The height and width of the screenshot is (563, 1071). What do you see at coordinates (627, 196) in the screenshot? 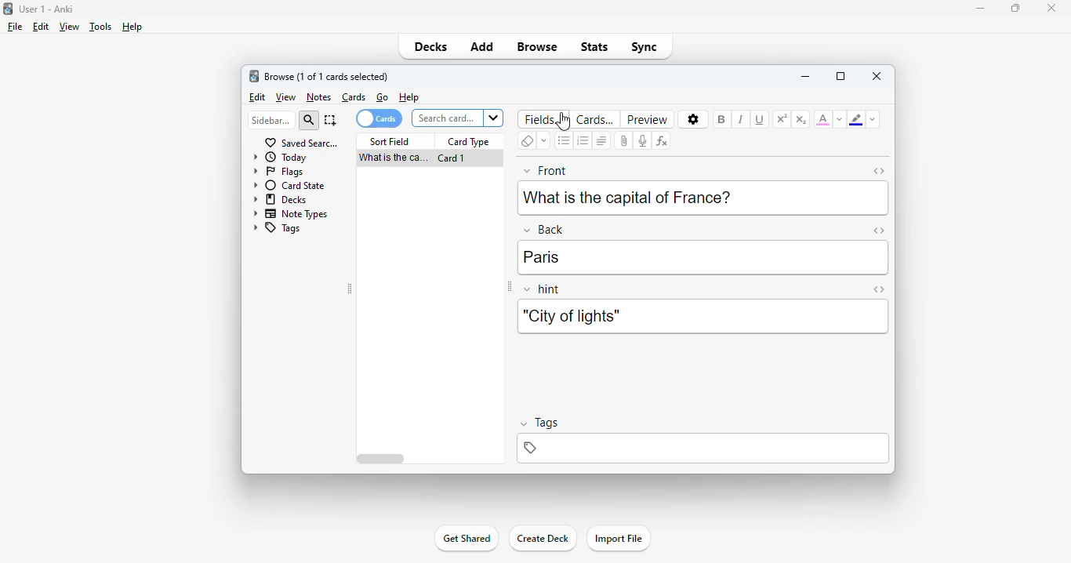
I see `what is the capital of France?` at bounding box center [627, 196].